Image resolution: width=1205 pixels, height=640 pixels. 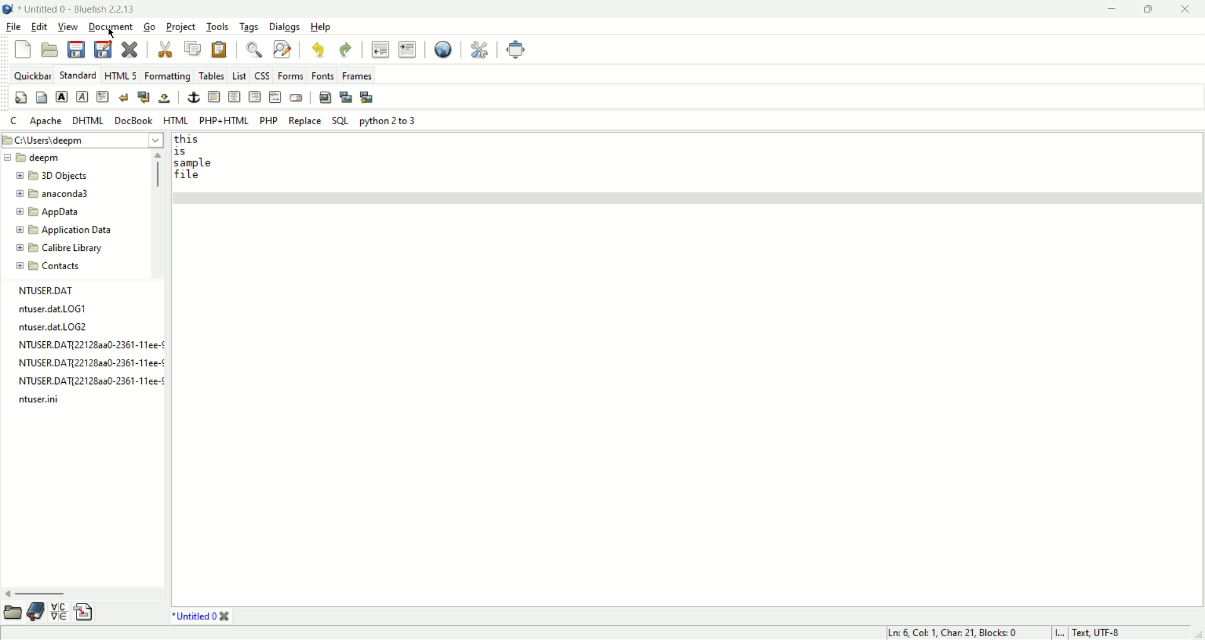 What do you see at coordinates (48, 267) in the screenshot?
I see `contacts` at bounding box center [48, 267].